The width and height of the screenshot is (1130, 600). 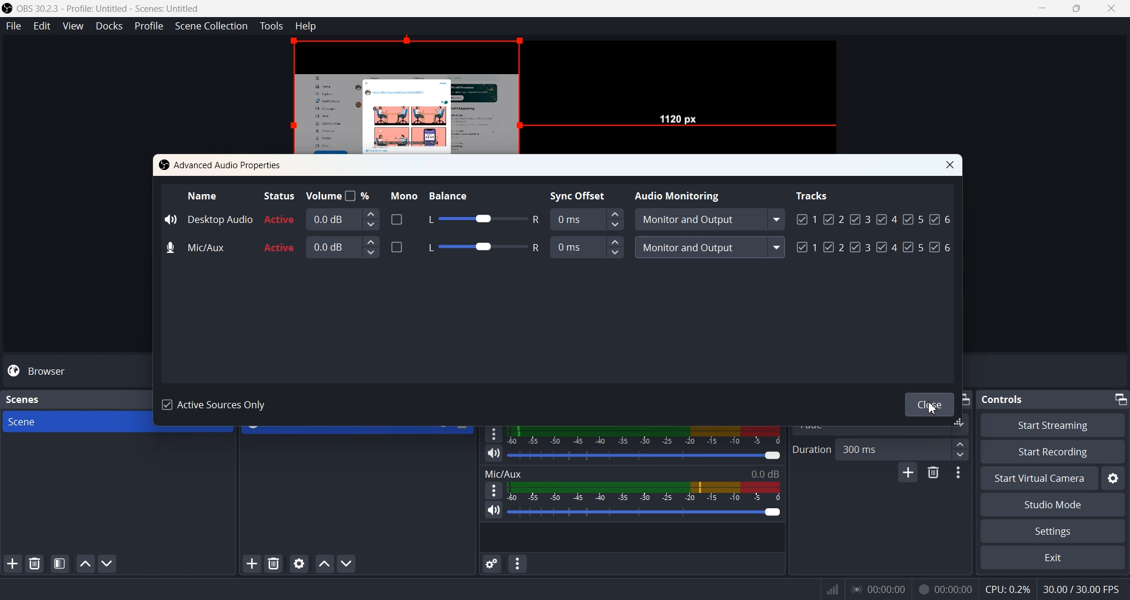 What do you see at coordinates (813, 195) in the screenshot?
I see `Tracks` at bounding box center [813, 195].